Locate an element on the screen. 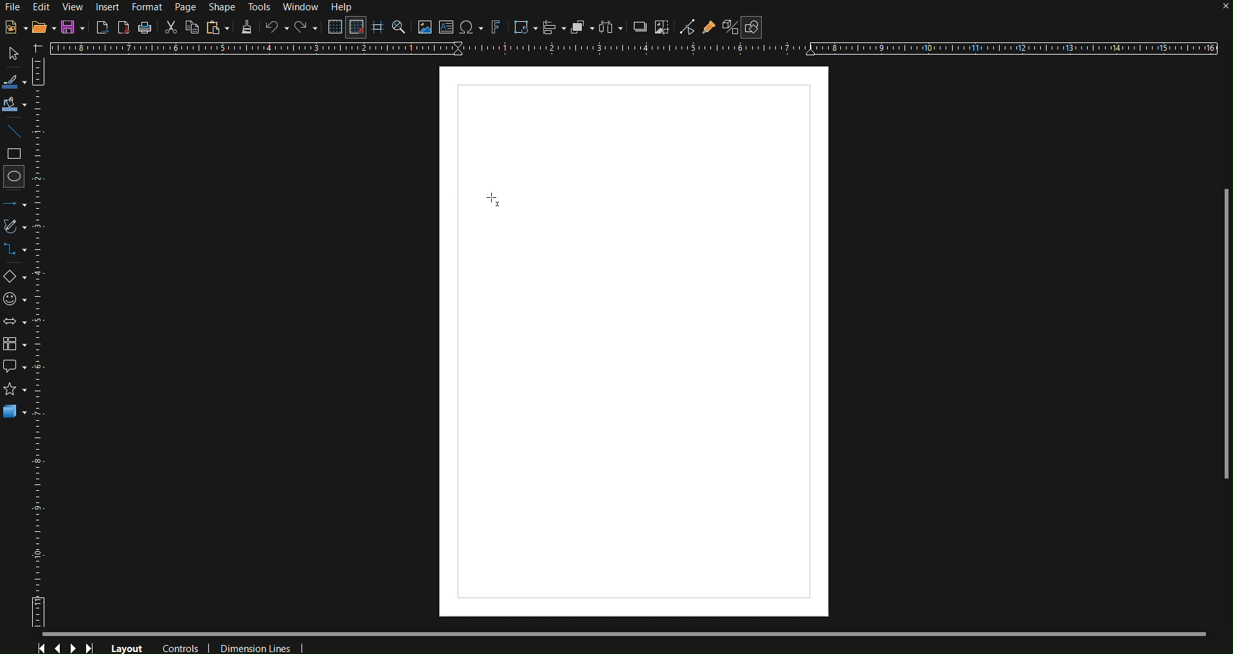  Controls is located at coordinates (183, 646).